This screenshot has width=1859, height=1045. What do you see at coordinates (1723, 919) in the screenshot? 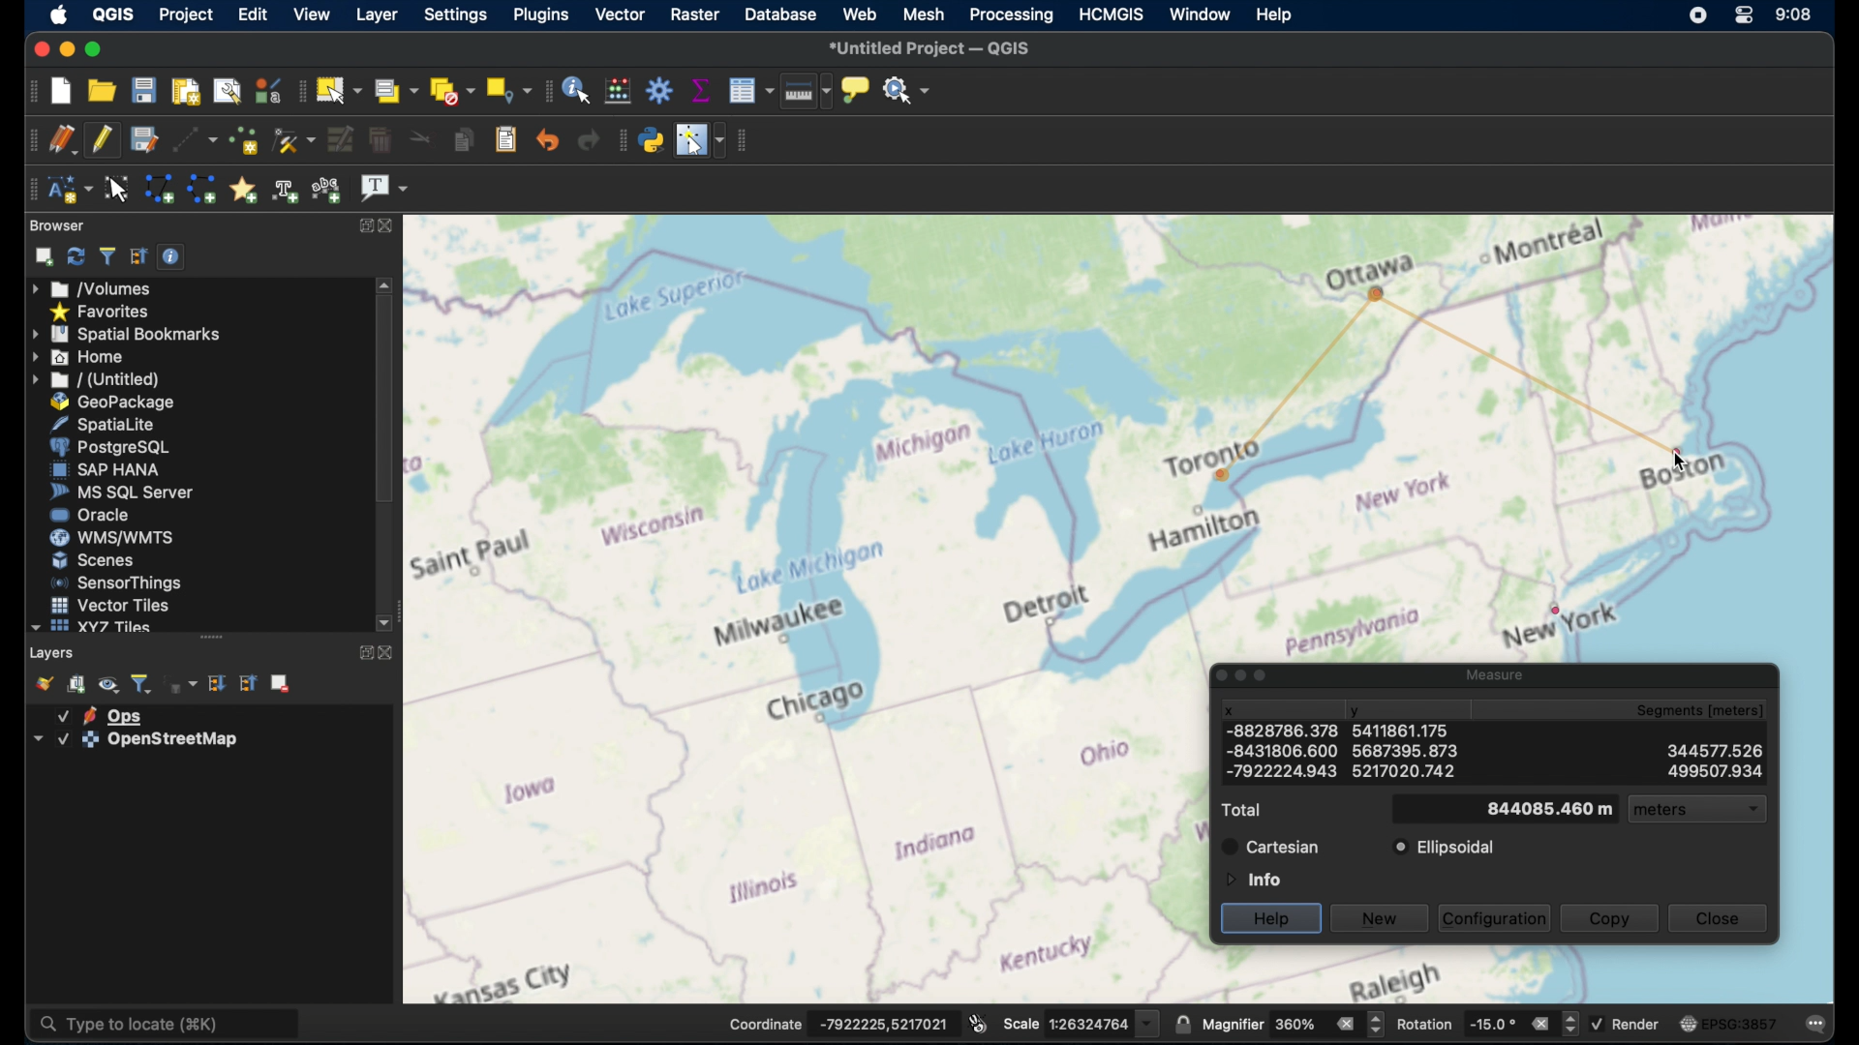
I see `close` at bounding box center [1723, 919].